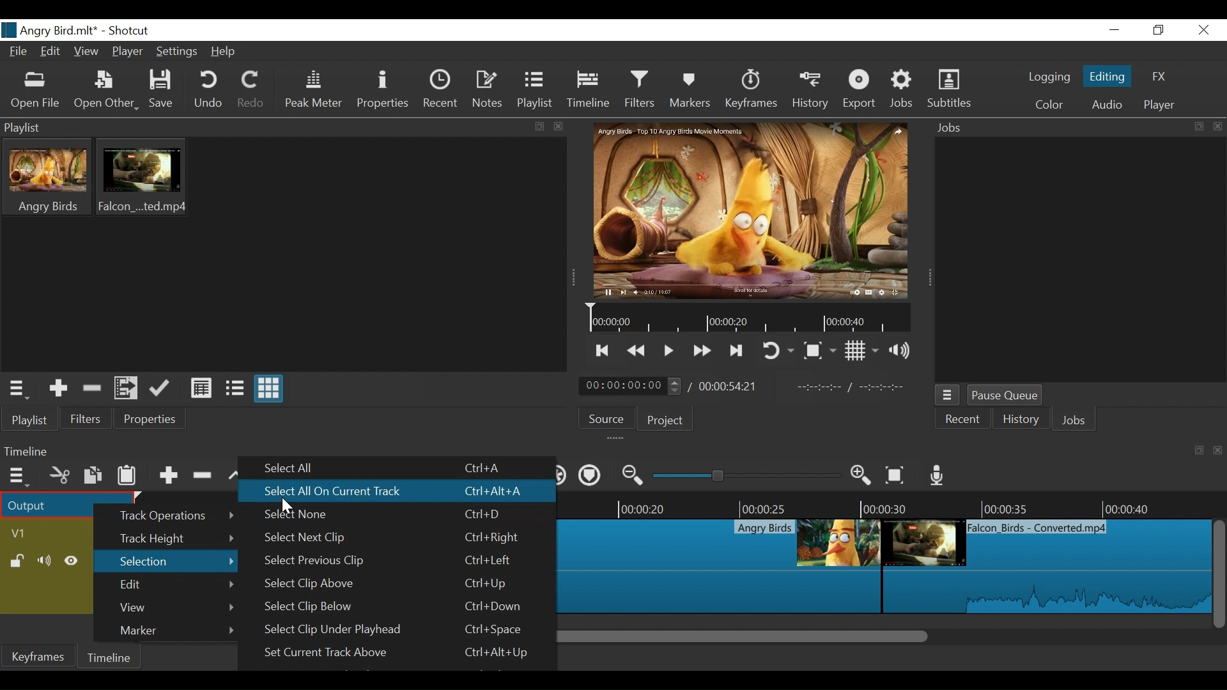 This screenshot has width=1227, height=690. Describe the element at coordinates (902, 91) in the screenshot. I see `Jobs` at that location.